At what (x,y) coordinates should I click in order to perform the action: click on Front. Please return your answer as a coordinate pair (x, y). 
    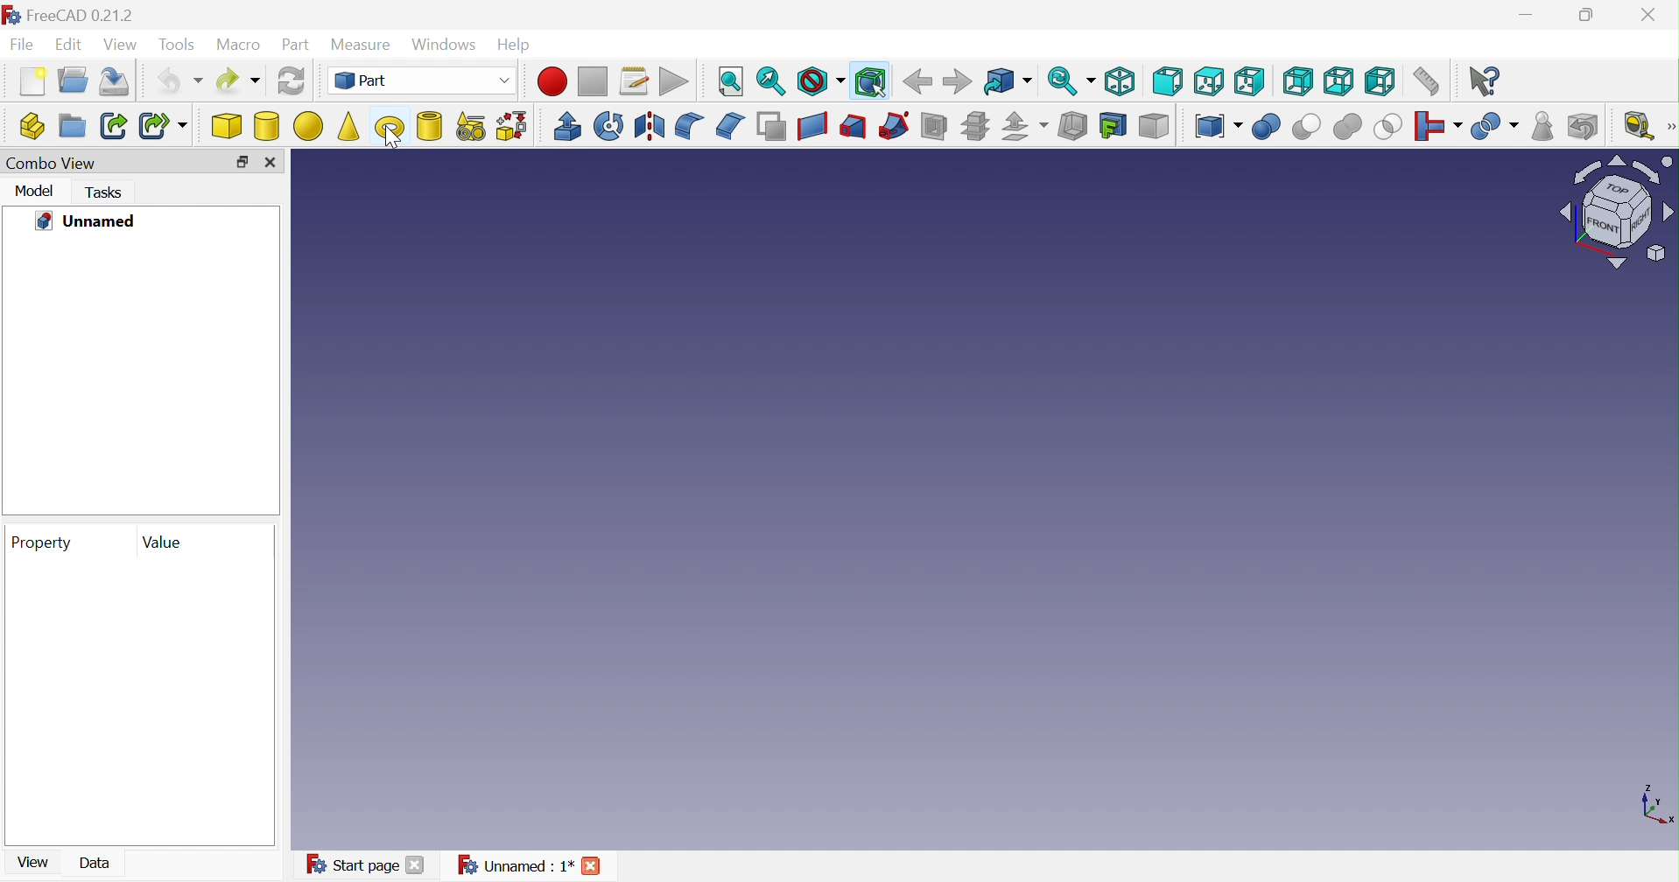
    Looking at the image, I should click on (1167, 80).